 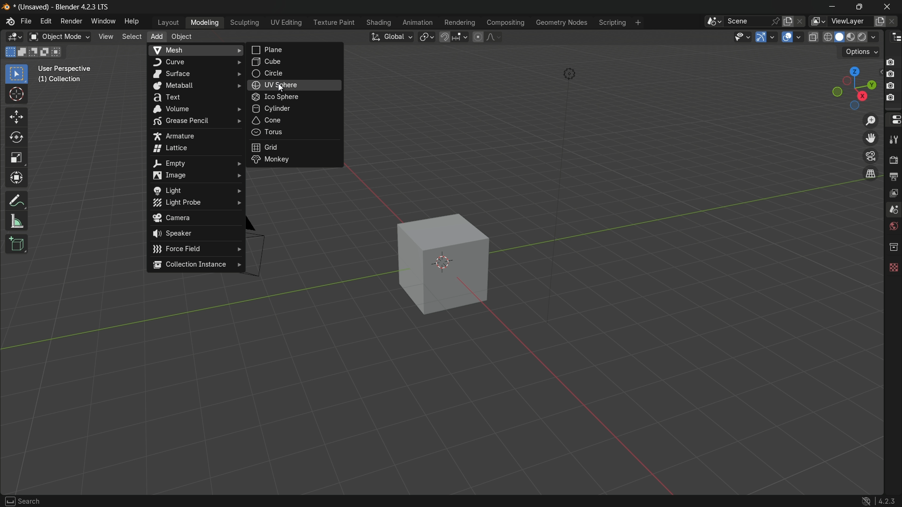 I want to click on logo, so click(x=9, y=21).